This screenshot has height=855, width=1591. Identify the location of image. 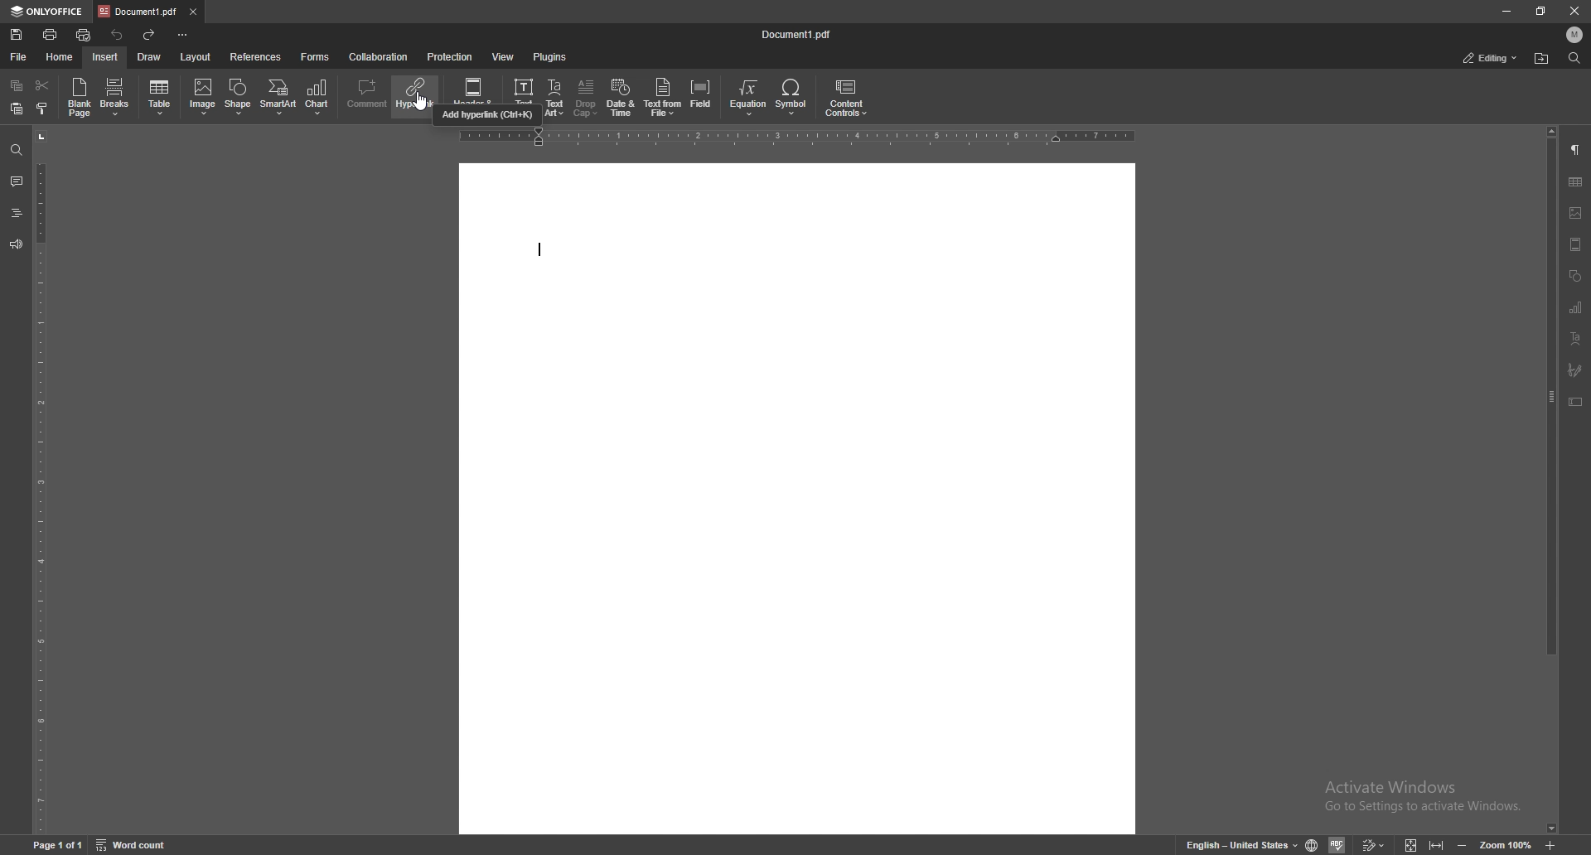
(201, 98).